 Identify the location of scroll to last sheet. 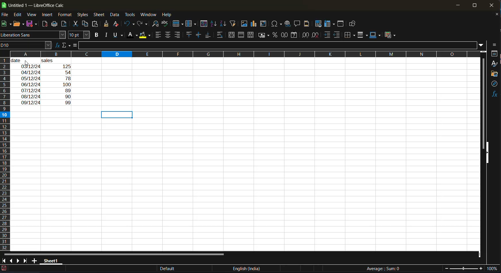
(26, 261).